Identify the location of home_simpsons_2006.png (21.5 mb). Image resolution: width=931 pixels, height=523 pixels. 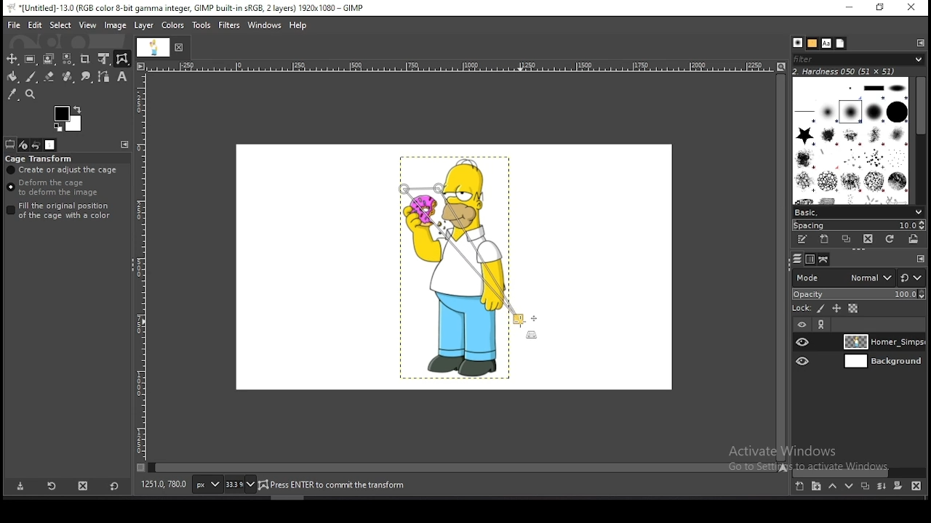
(336, 486).